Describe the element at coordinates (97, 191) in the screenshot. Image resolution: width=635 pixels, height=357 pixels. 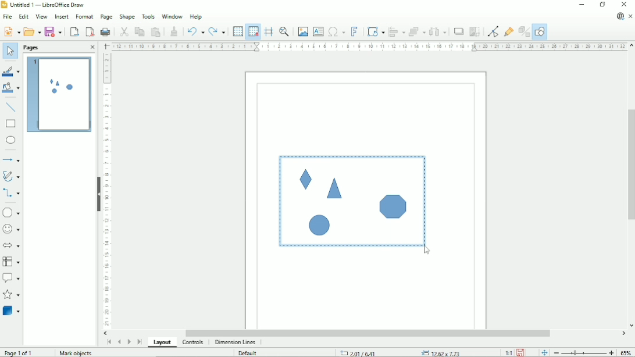
I see `Hide` at that location.